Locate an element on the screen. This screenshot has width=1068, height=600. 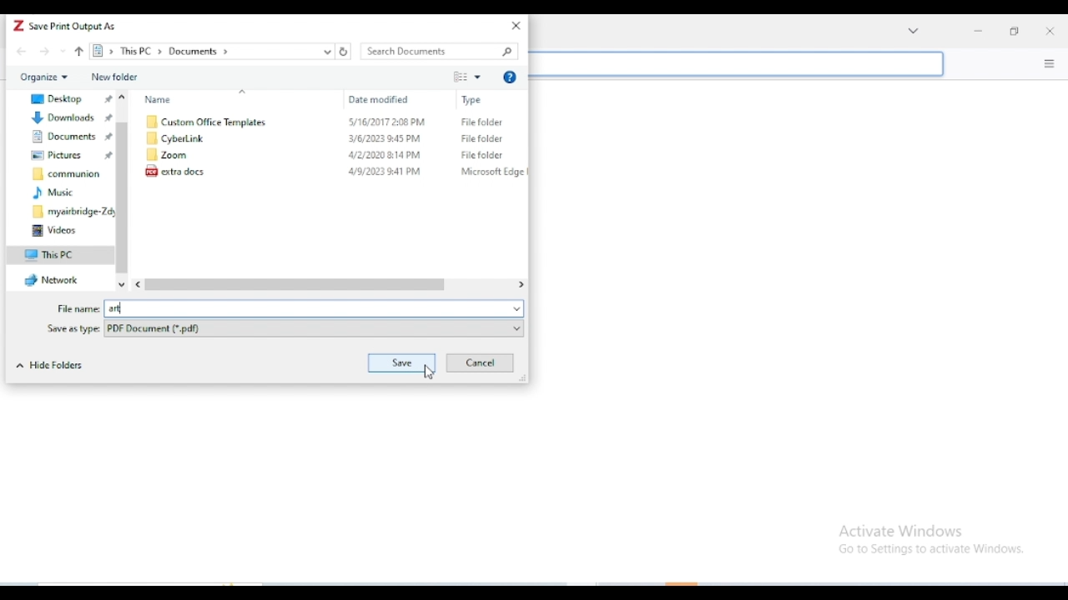
pinned documents is located at coordinates (71, 136).